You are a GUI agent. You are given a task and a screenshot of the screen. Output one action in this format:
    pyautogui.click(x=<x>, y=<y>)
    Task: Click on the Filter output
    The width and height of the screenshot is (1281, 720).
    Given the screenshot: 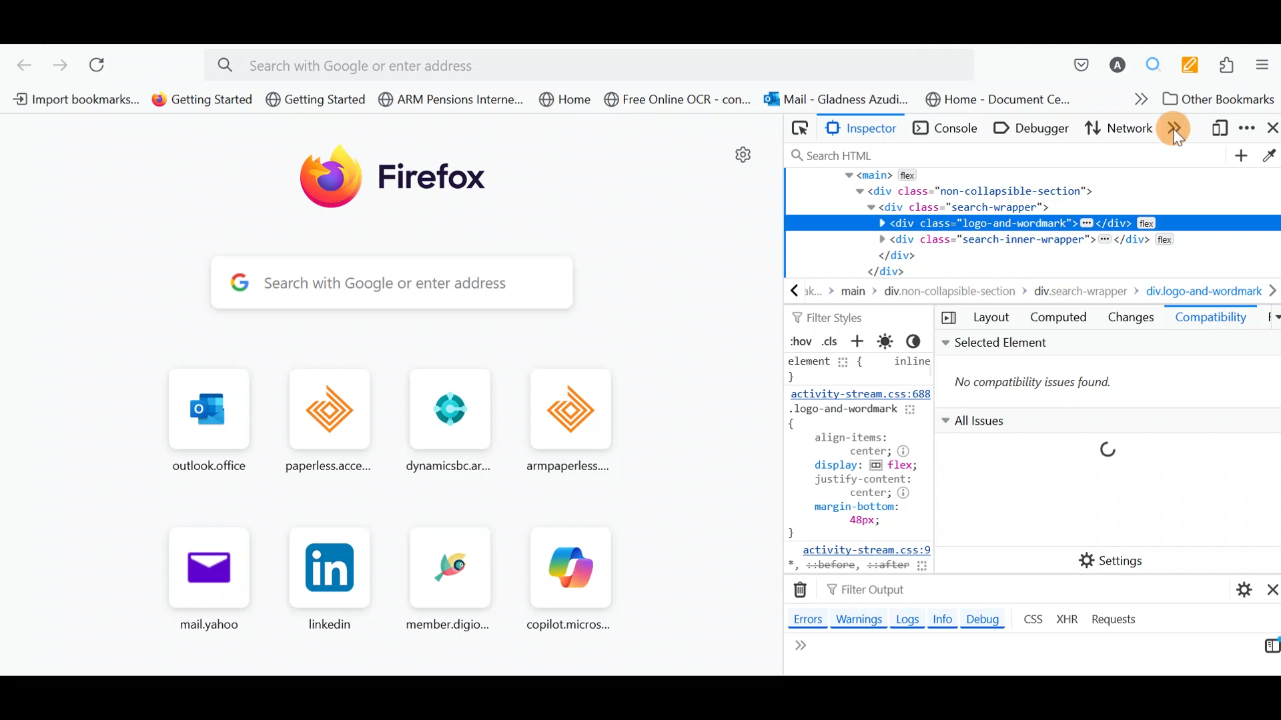 What is the action you would take?
    pyautogui.click(x=863, y=591)
    